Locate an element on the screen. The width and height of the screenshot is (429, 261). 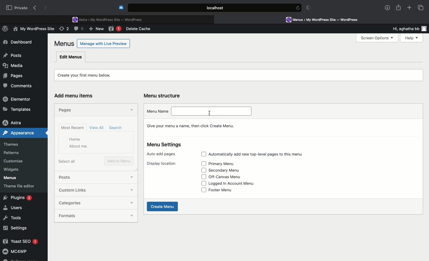
Back is located at coordinates (36, 8).